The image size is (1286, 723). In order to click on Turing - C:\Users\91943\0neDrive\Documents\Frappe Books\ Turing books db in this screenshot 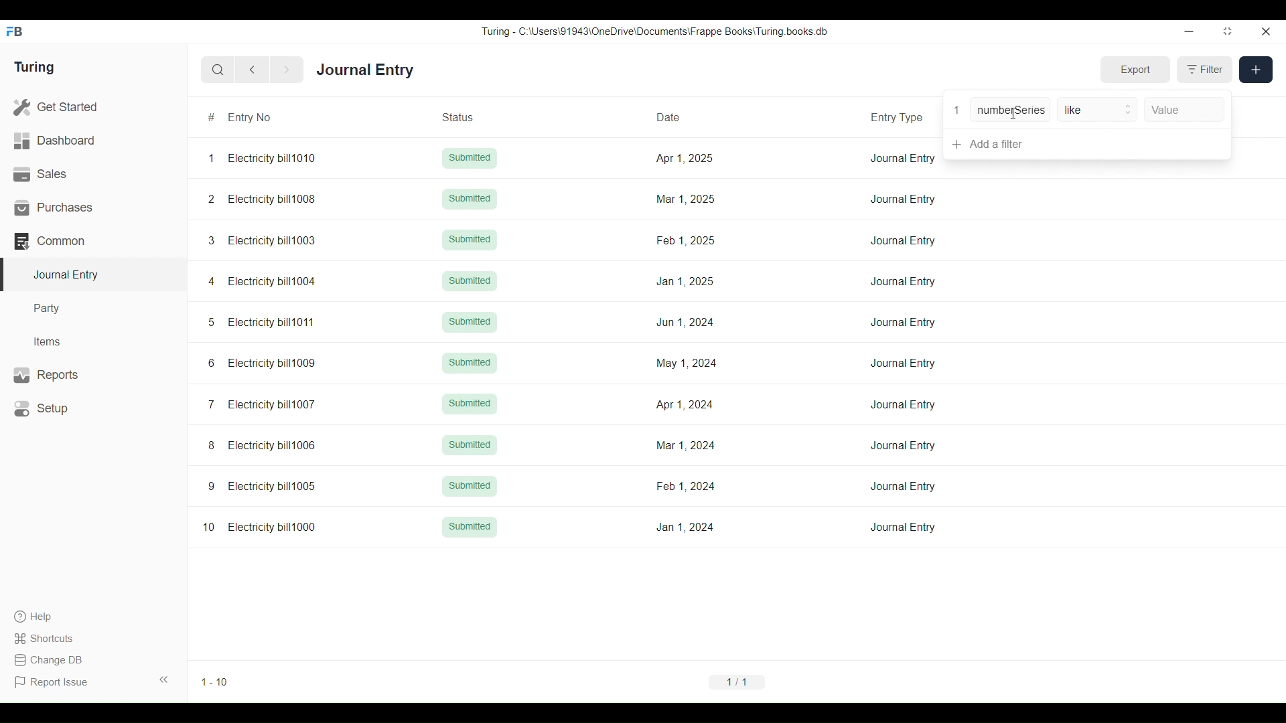, I will do `click(654, 31)`.